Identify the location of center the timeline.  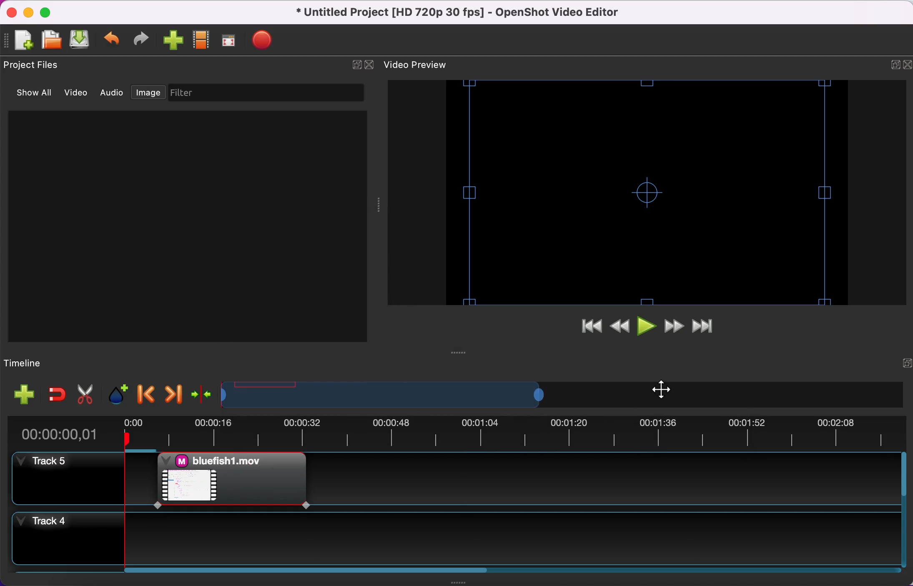
(201, 396).